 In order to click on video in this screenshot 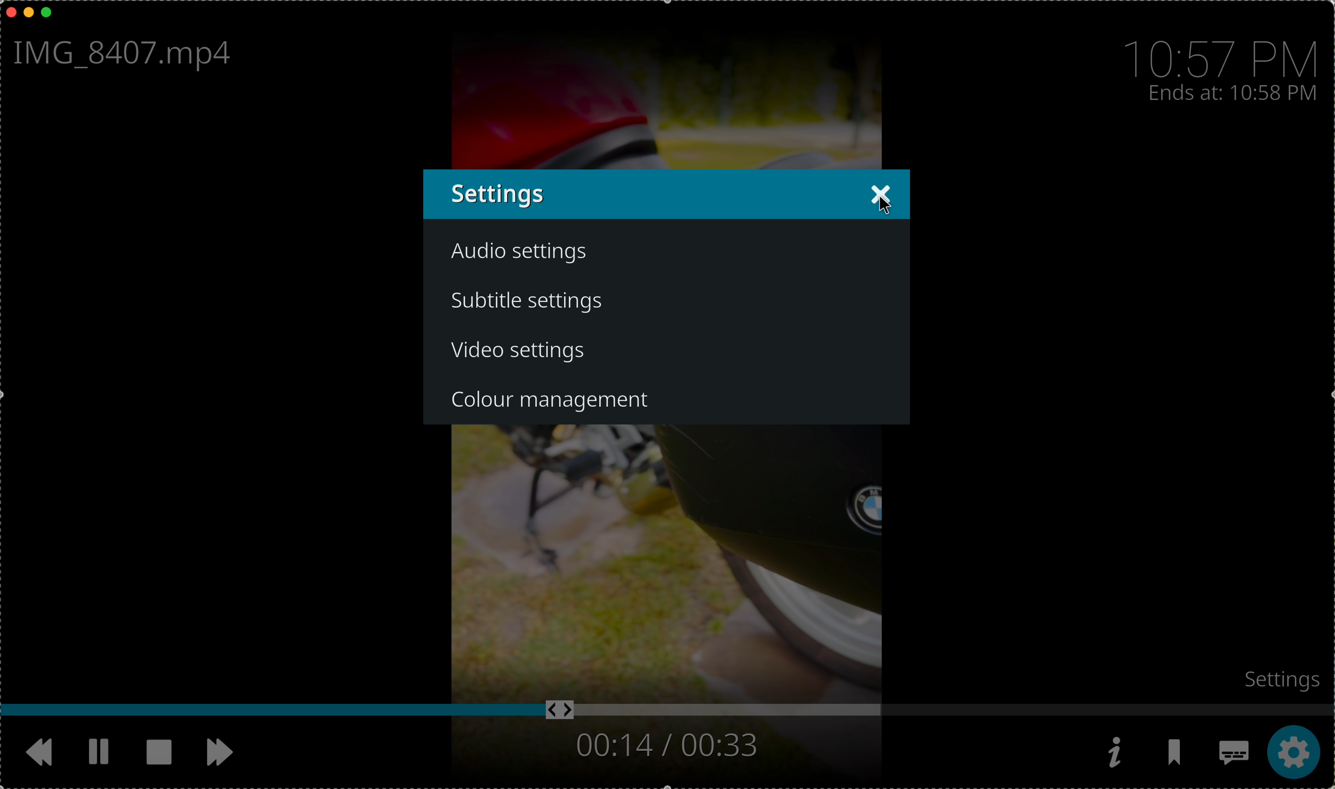, I will do `click(666, 559)`.